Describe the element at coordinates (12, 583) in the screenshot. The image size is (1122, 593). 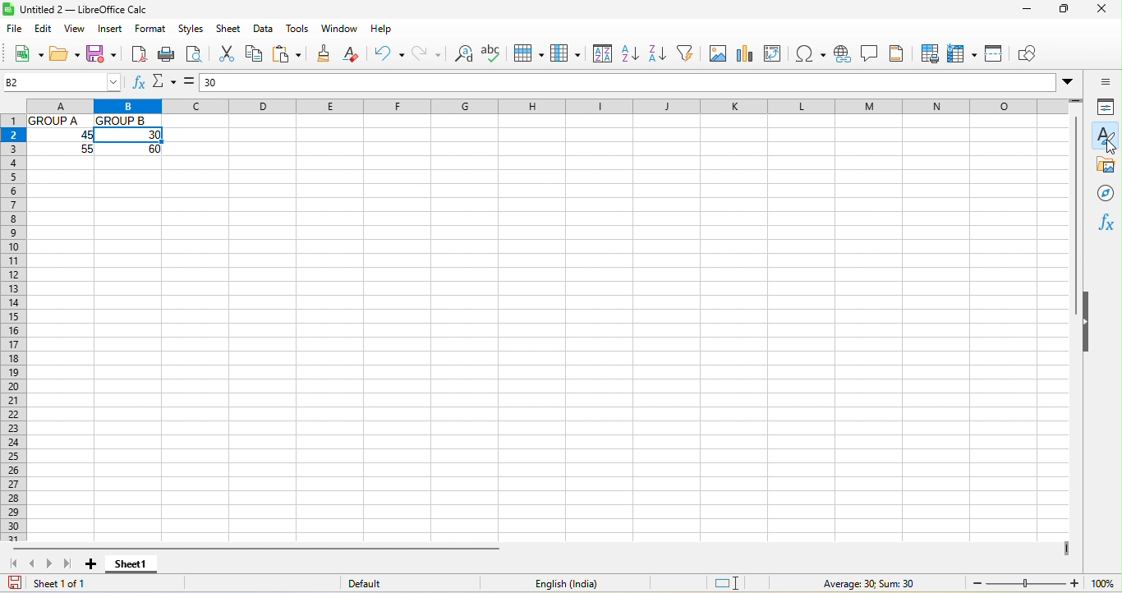
I see `save` at that location.